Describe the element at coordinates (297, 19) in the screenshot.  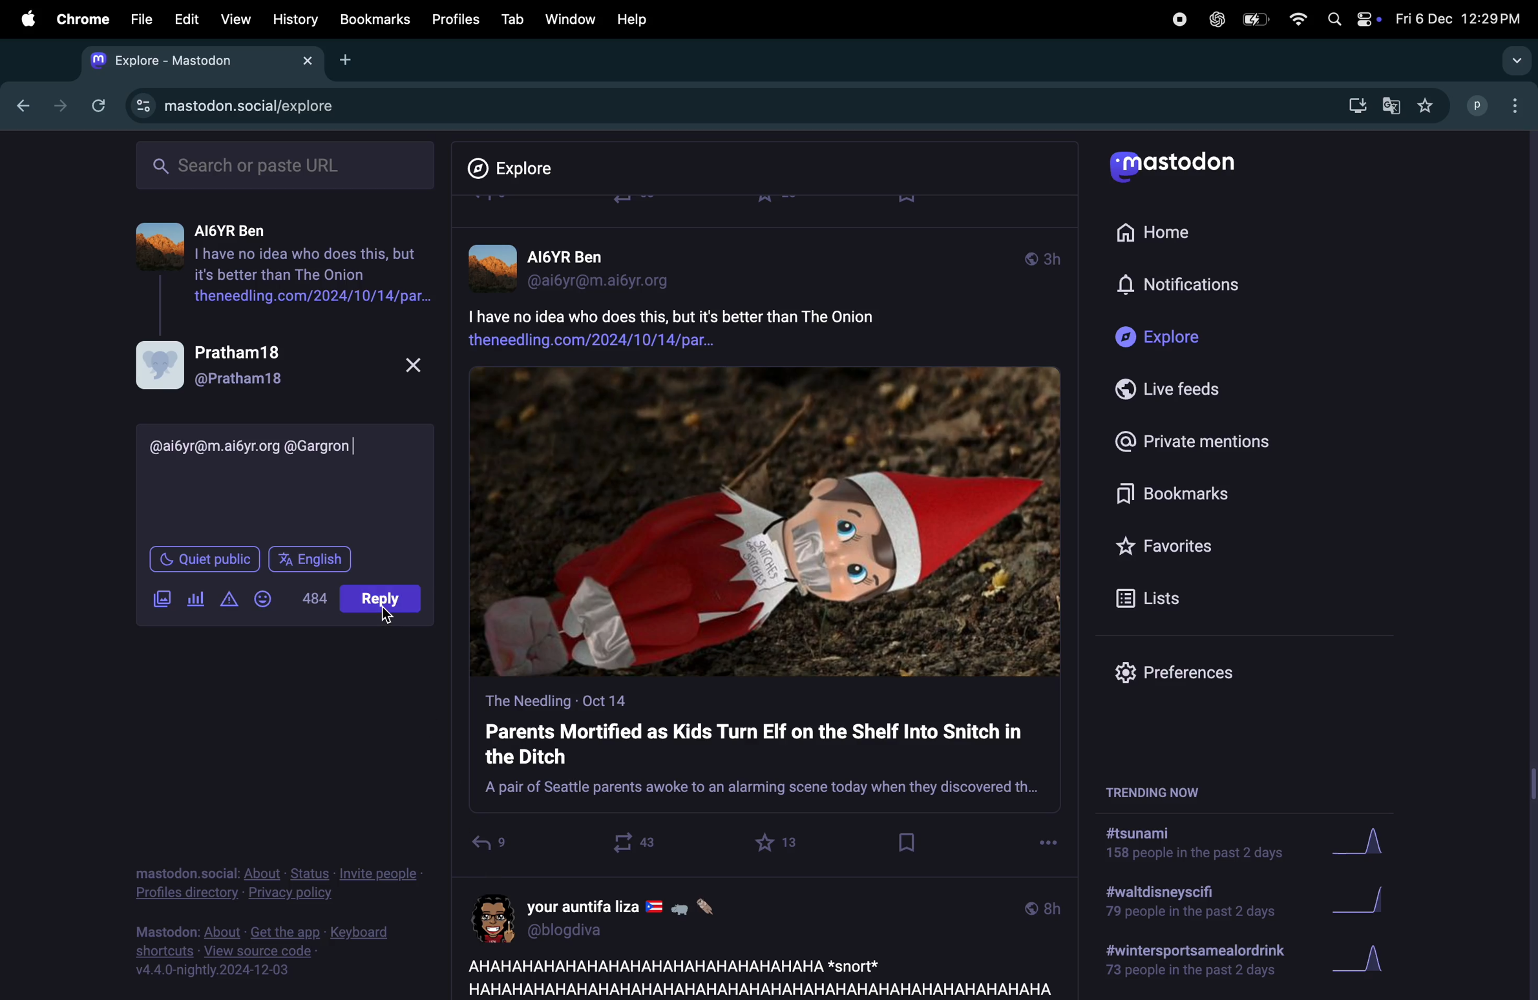
I see `history` at that location.